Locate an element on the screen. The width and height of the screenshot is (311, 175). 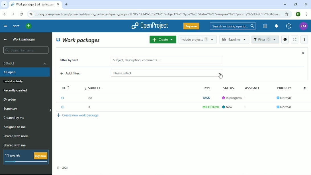
Subject is located at coordinates (93, 87).